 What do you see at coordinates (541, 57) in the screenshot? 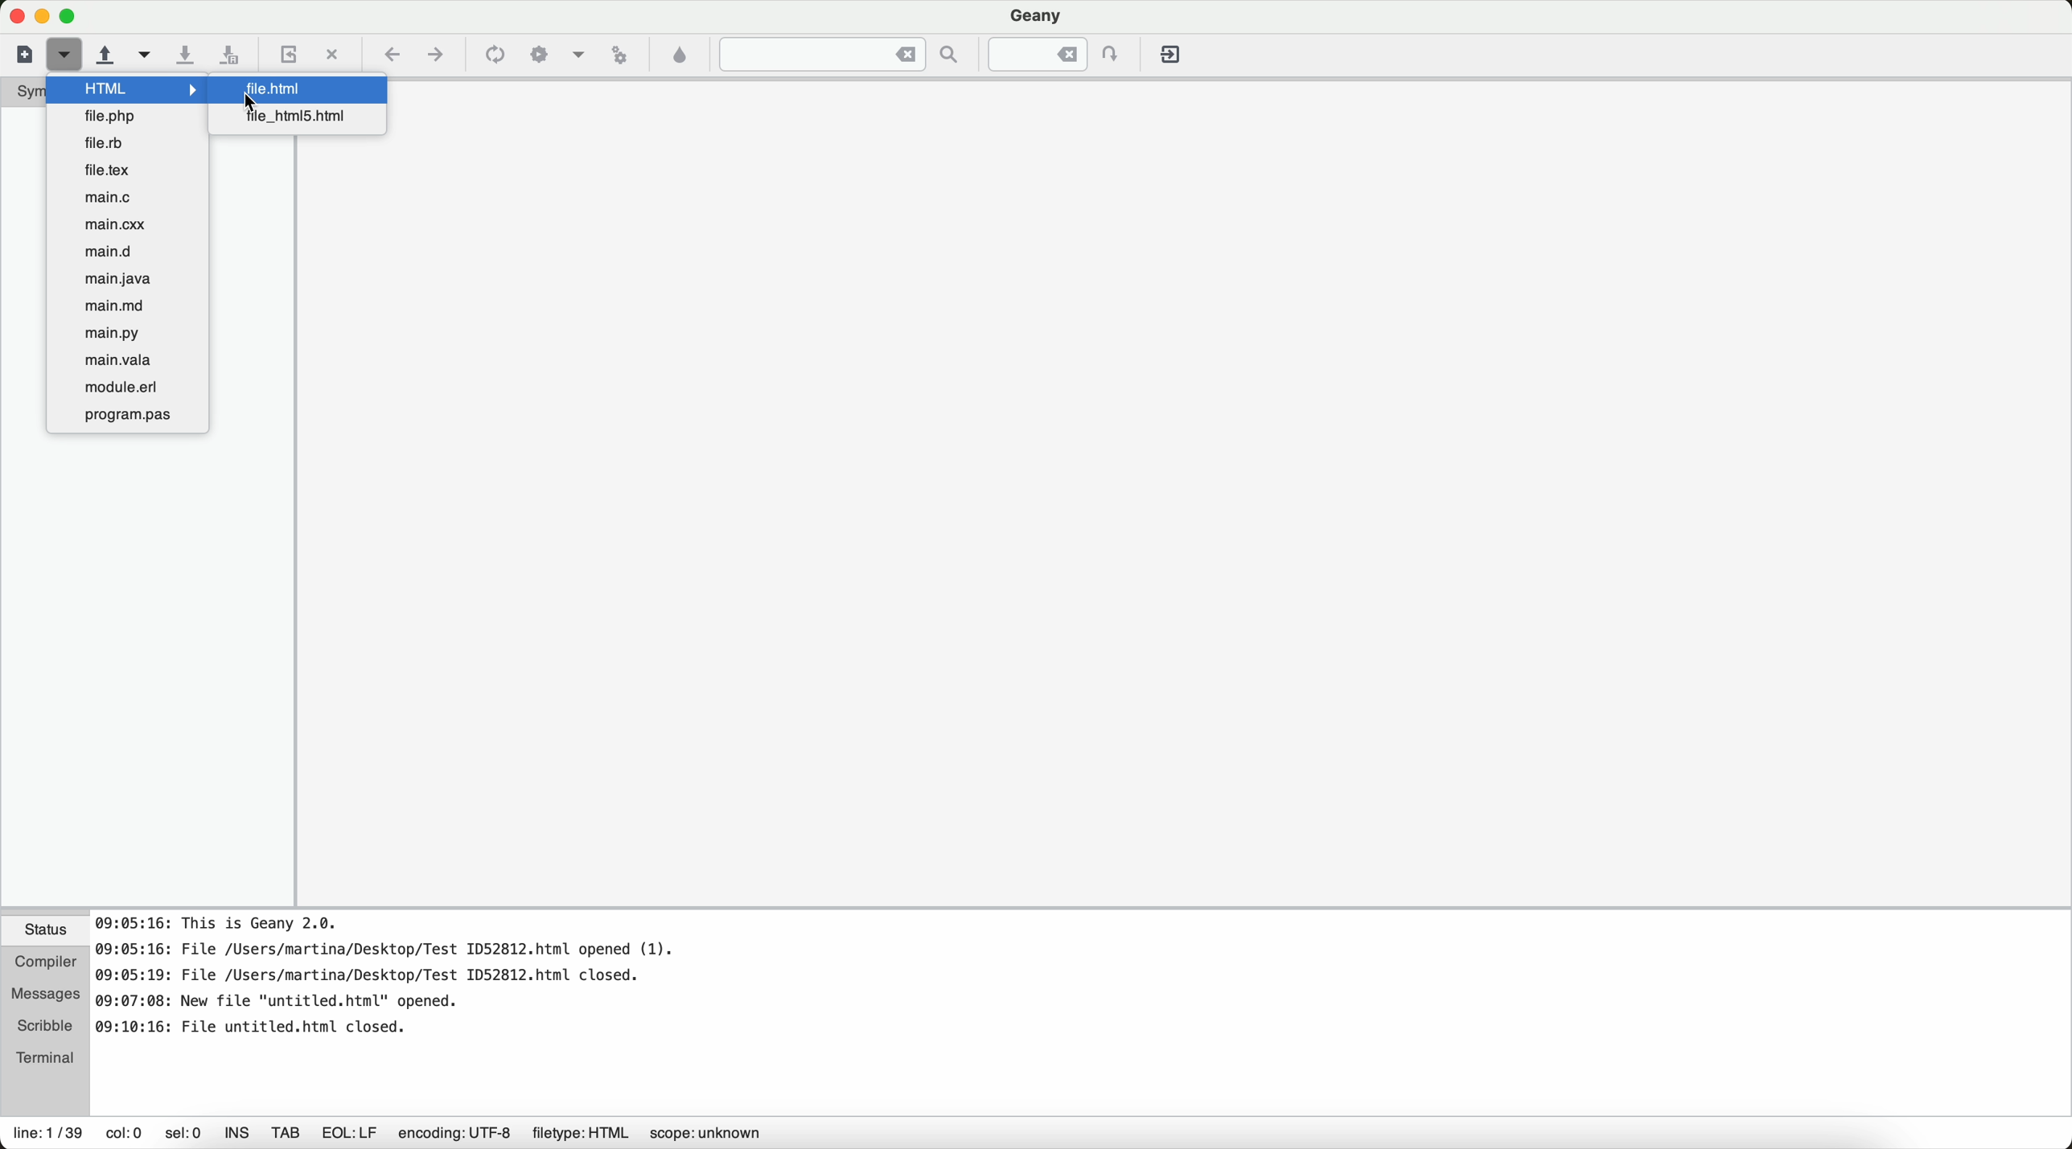
I see `build the current file` at bounding box center [541, 57].